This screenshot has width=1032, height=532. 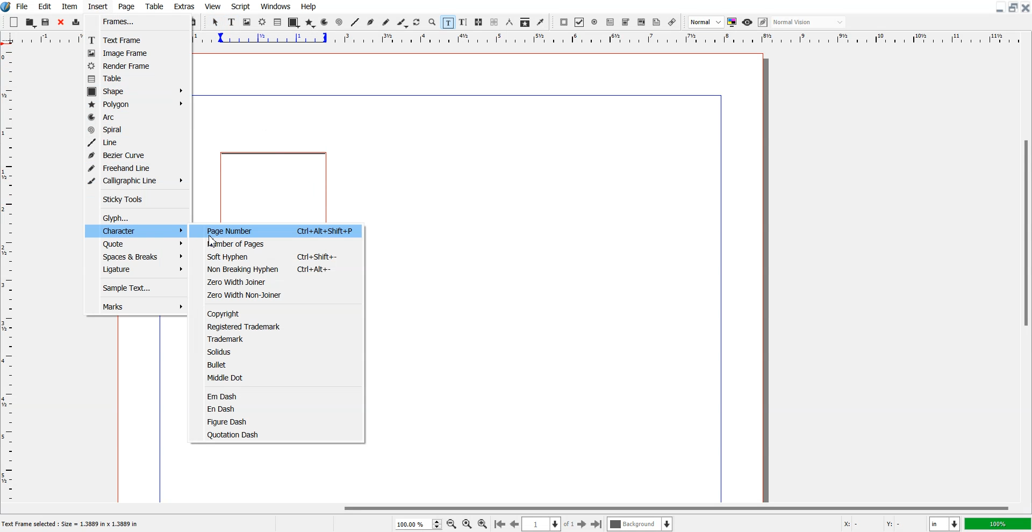 What do you see at coordinates (135, 287) in the screenshot?
I see `Sample Text` at bounding box center [135, 287].